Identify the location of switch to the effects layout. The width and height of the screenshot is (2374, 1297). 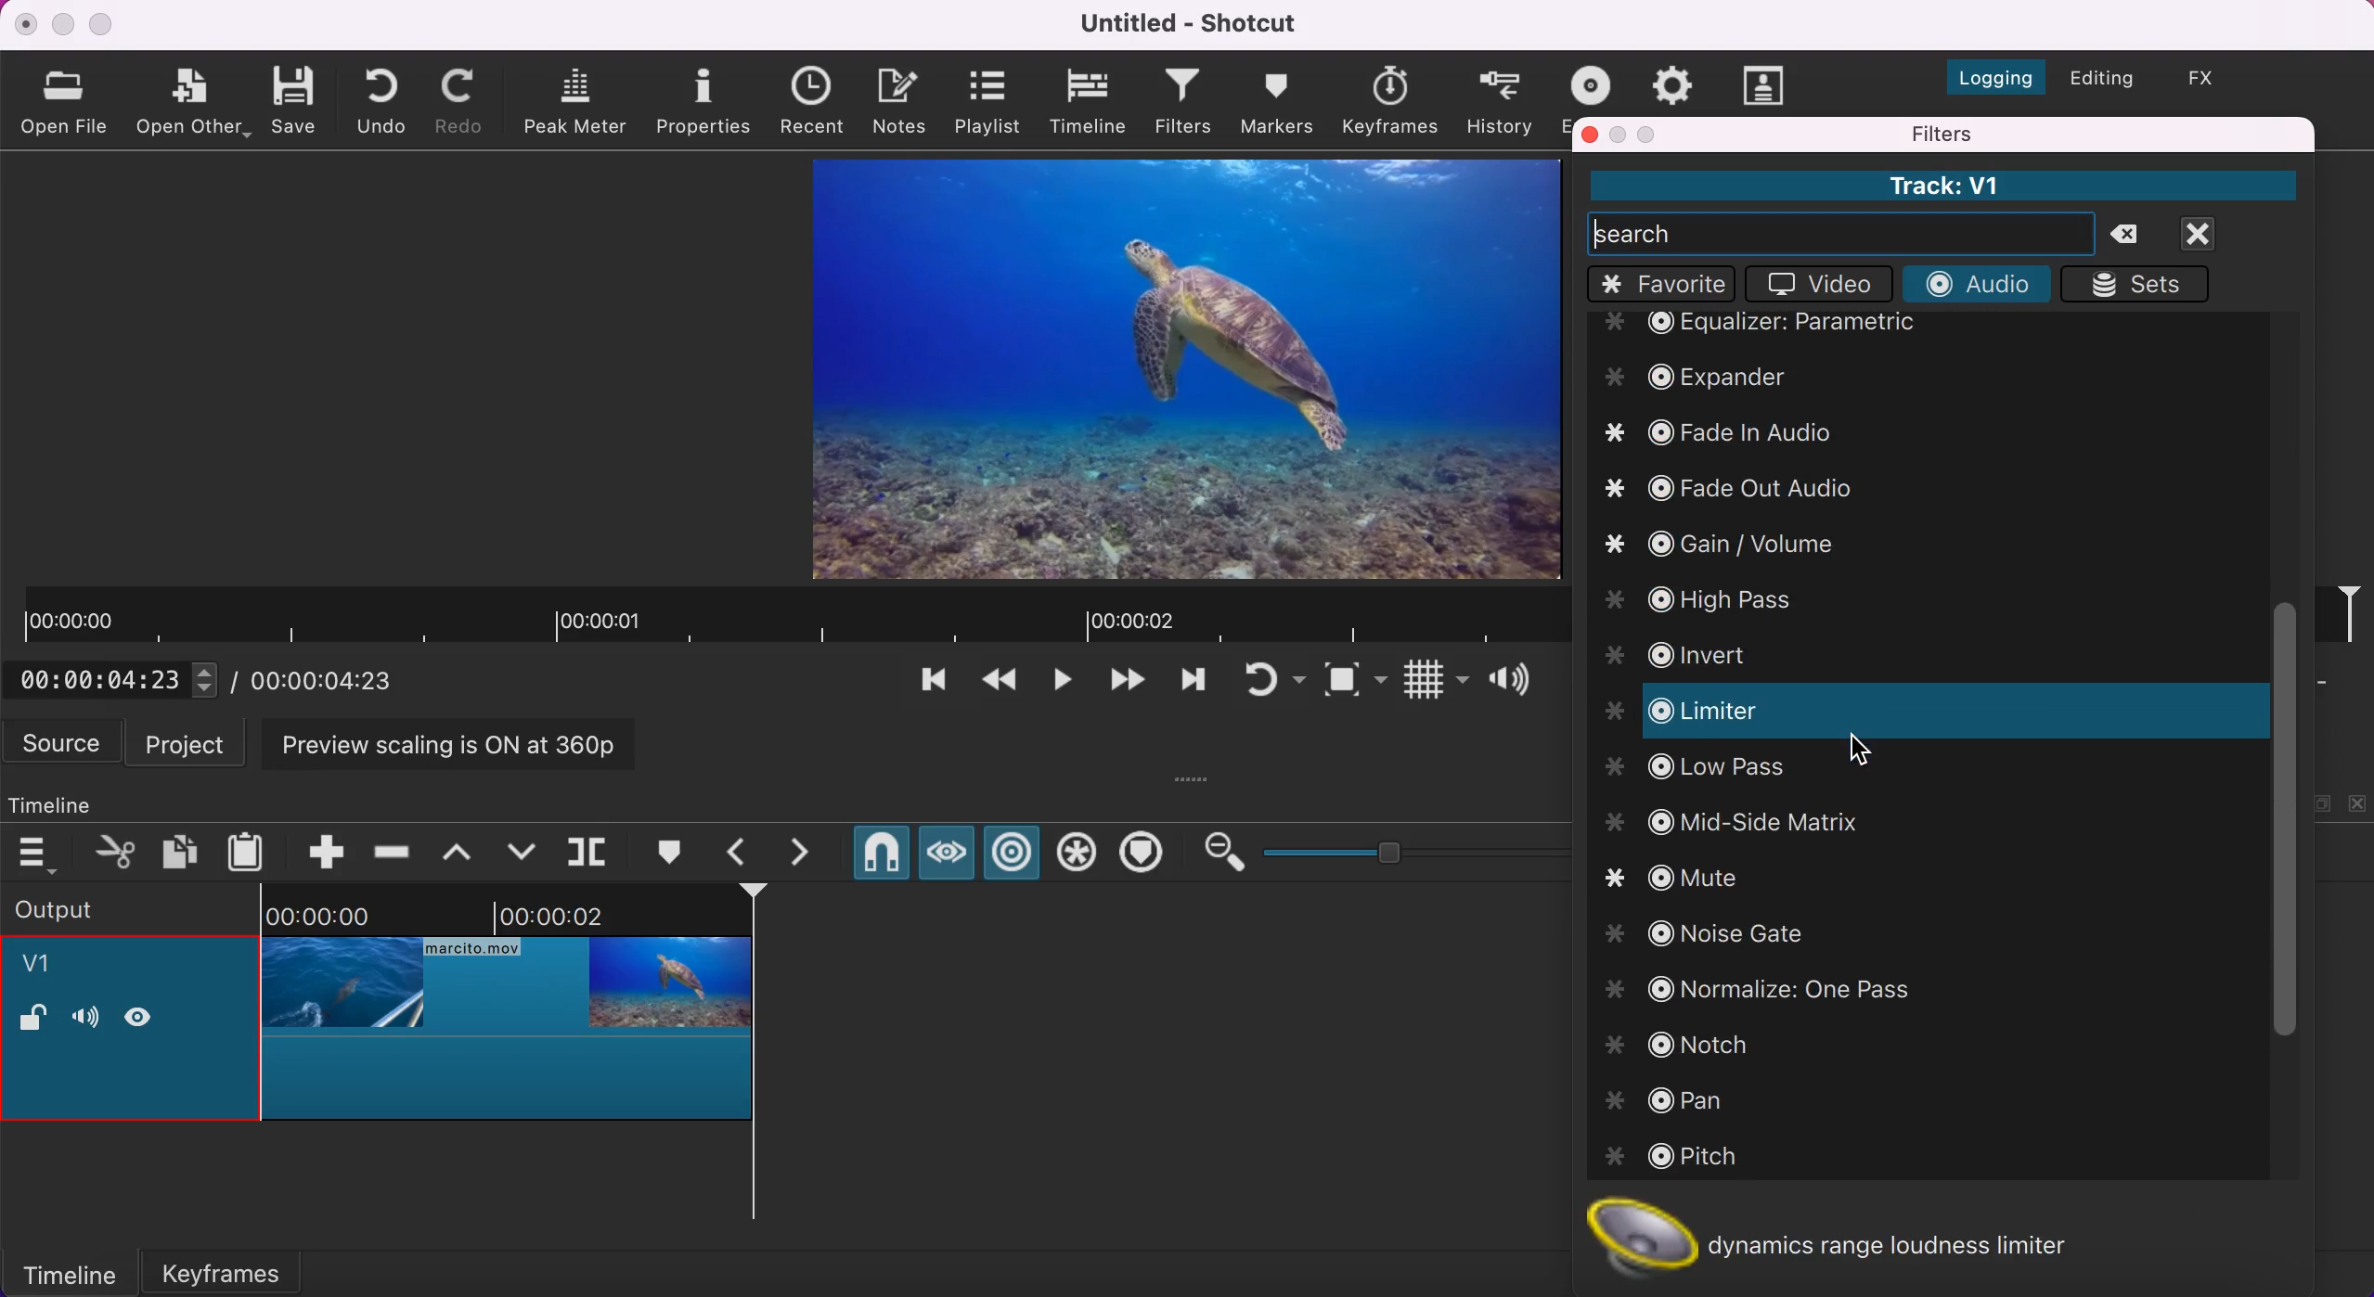
(2215, 78).